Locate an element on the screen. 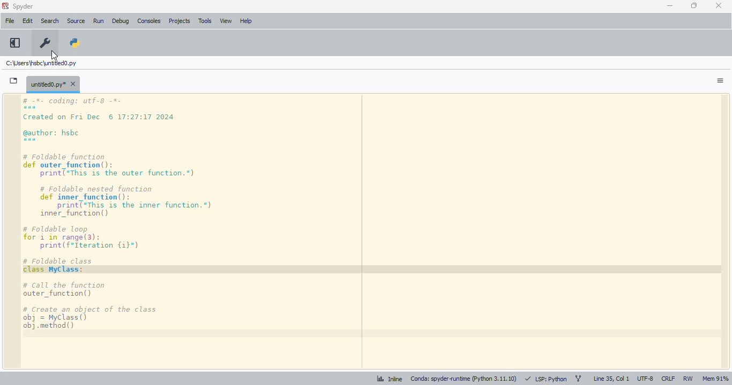 The image size is (732, 385). search is located at coordinates (50, 21).